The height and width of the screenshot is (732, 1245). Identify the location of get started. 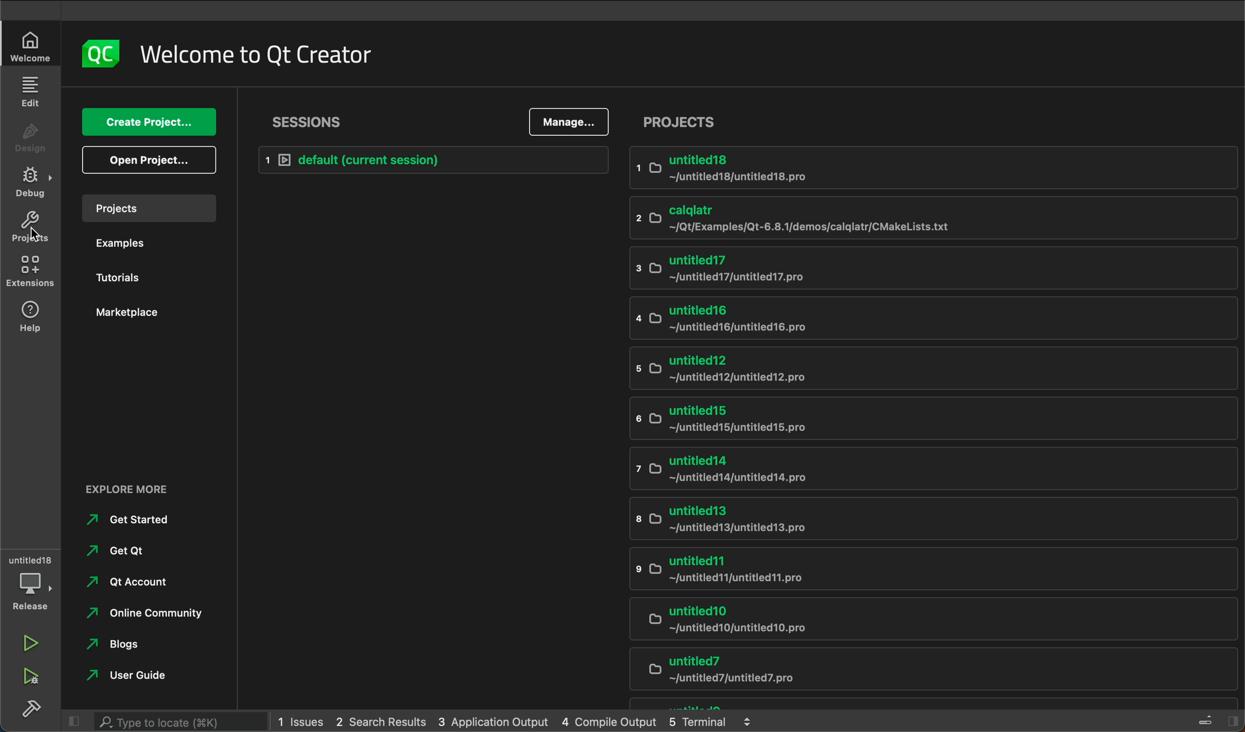
(138, 520).